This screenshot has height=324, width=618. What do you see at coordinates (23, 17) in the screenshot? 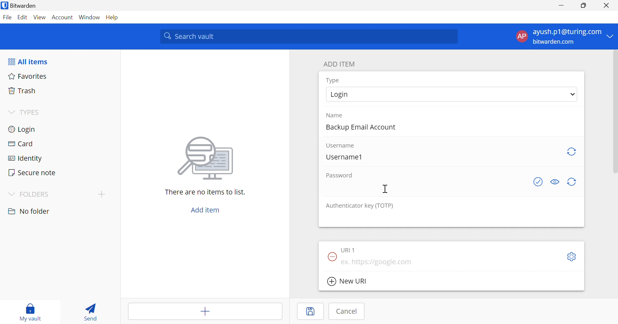
I see `Edit` at bounding box center [23, 17].